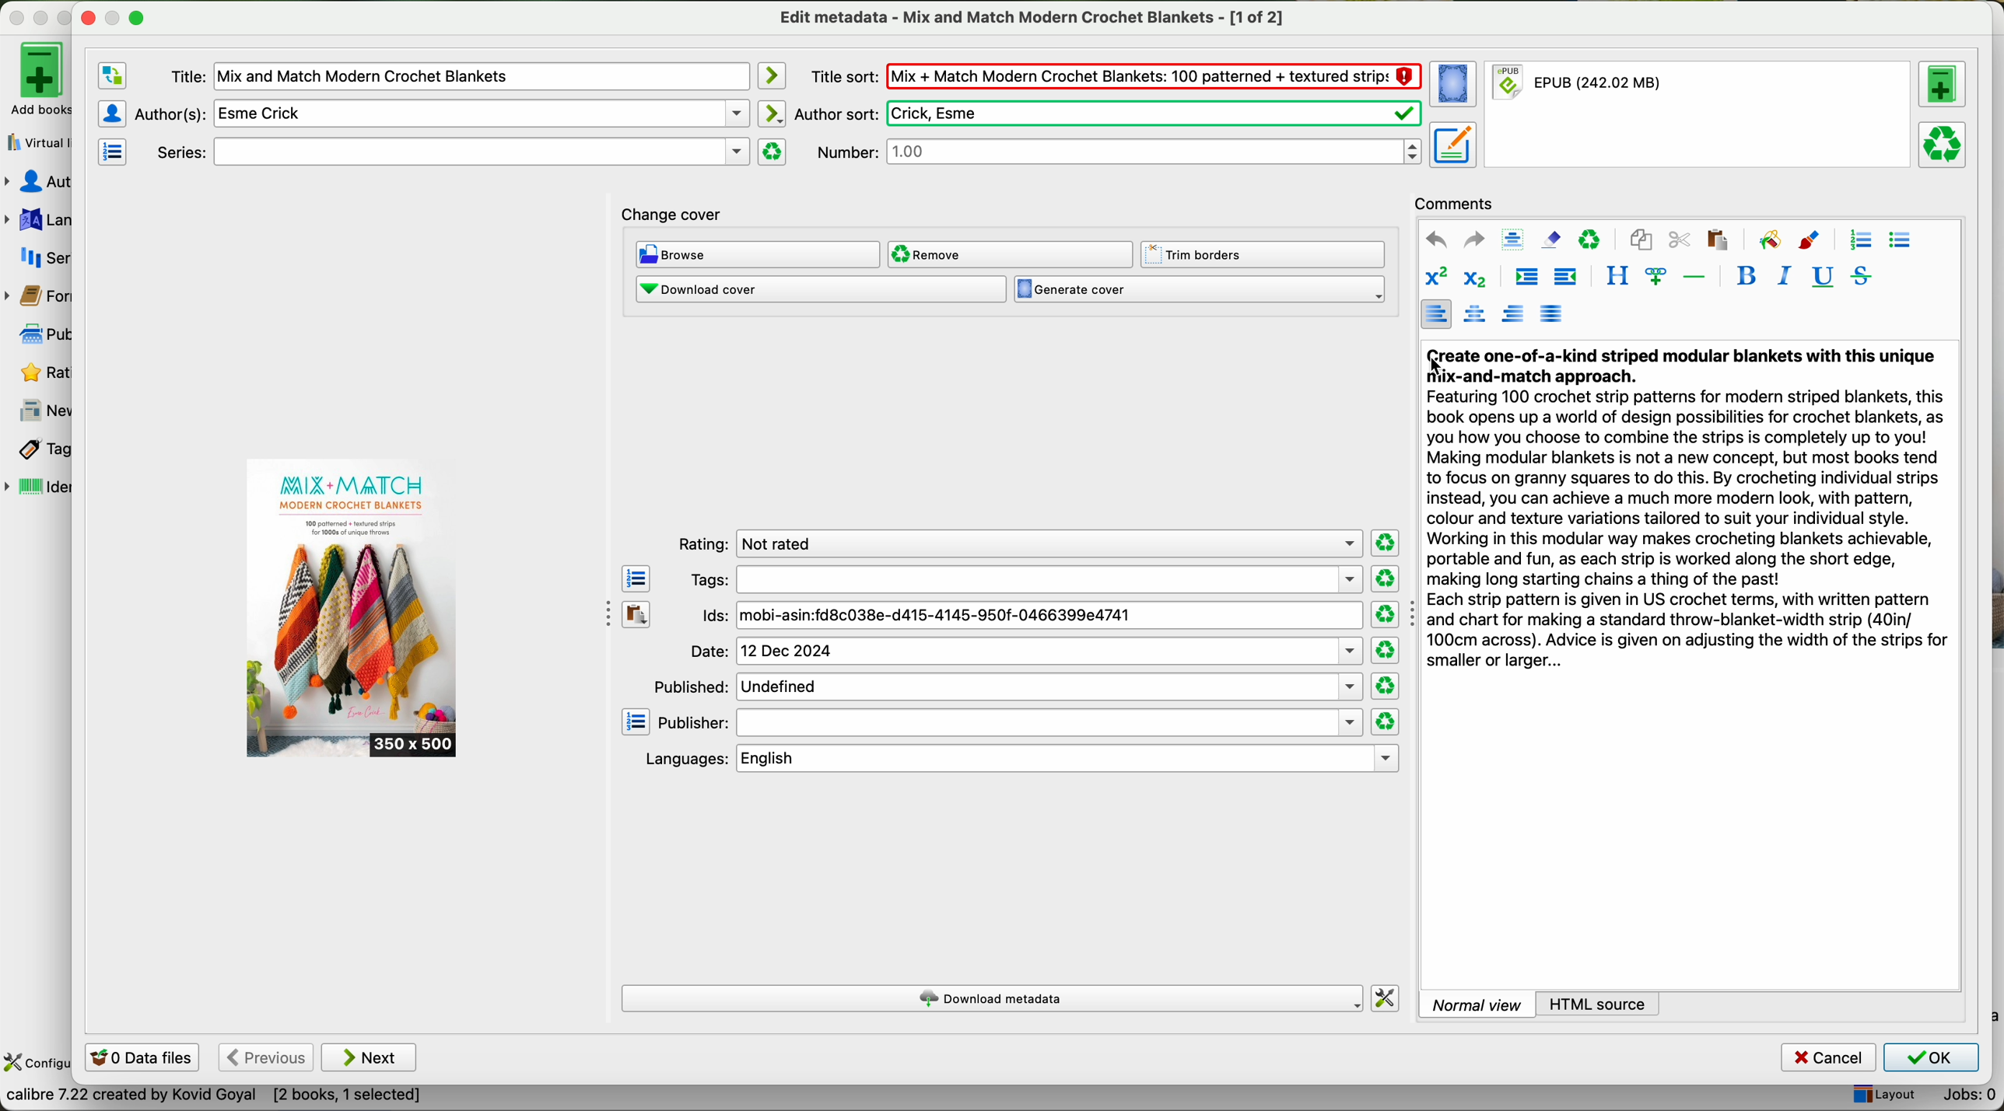  What do you see at coordinates (458, 77) in the screenshot?
I see `title` at bounding box center [458, 77].